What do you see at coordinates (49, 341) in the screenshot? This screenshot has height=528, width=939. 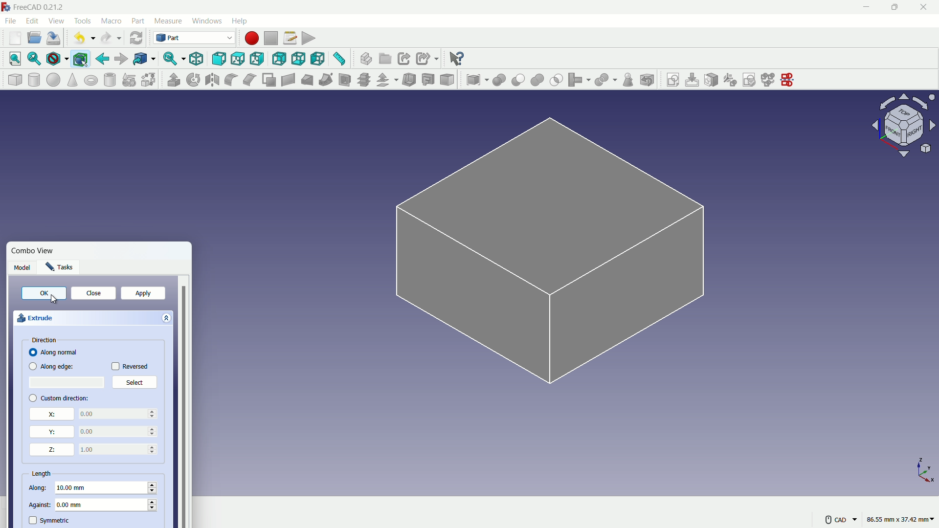 I see `direction properties` at bounding box center [49, 341].